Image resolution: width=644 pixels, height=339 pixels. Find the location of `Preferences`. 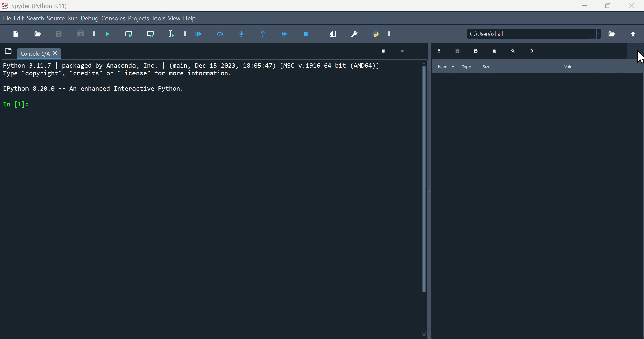

Preferences is located at coordinates (358, 35).